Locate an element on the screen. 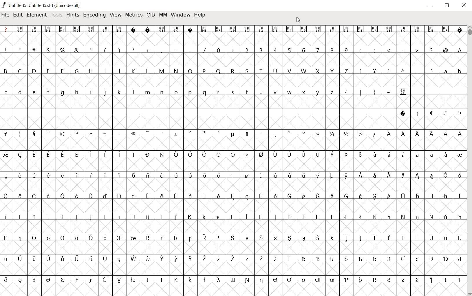  Symbol is located at coordinates (133, 239).